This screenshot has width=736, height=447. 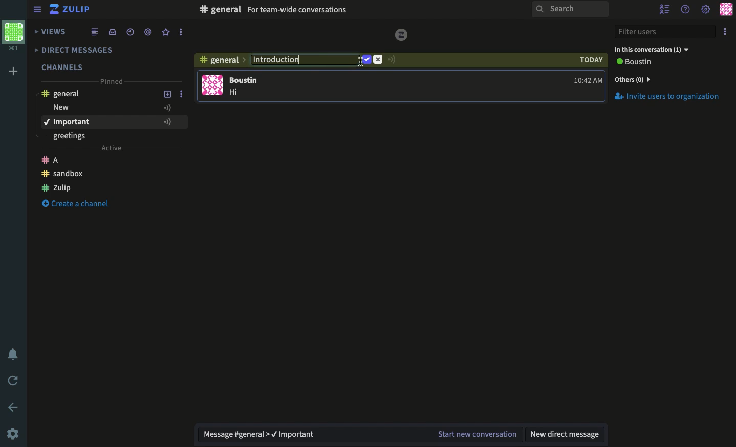 What do you see at coordinates (323, 11) in the screenshot?
I see `Inbox` at bounding box center [323, 11].